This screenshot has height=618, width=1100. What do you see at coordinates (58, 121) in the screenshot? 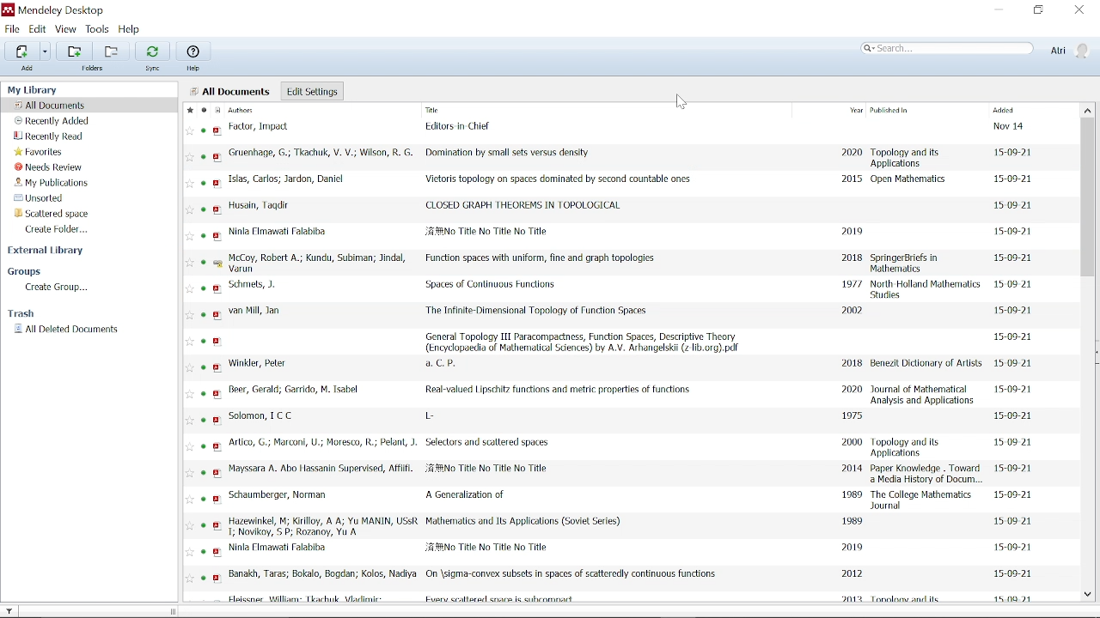
I see `Recently added ` at bounding box center [58, 121].